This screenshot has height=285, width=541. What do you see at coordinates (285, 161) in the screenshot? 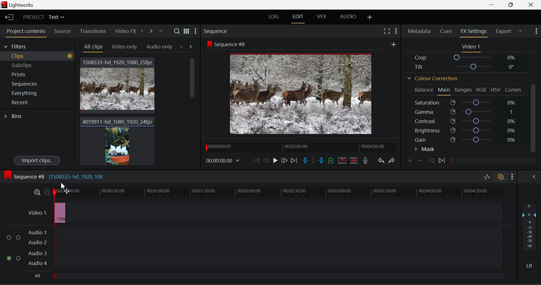
I see `Go Forward` at bounding box center [285, 161].